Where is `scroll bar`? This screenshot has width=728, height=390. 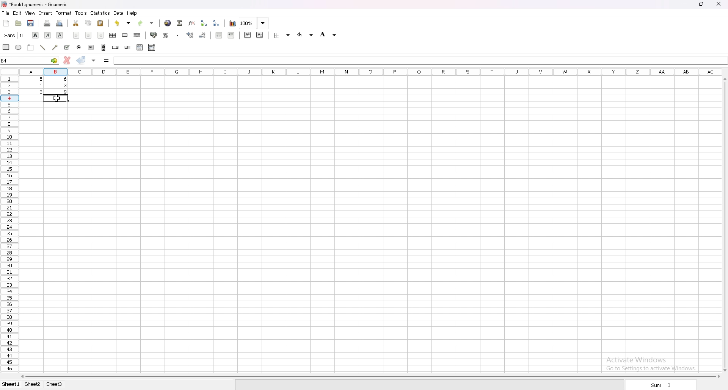 scroll bar is located at coordinates (726, 224).